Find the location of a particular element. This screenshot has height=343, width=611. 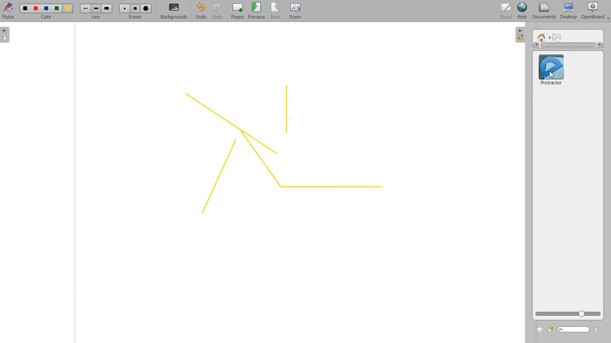

Documents is located at coordinates (543, 11).